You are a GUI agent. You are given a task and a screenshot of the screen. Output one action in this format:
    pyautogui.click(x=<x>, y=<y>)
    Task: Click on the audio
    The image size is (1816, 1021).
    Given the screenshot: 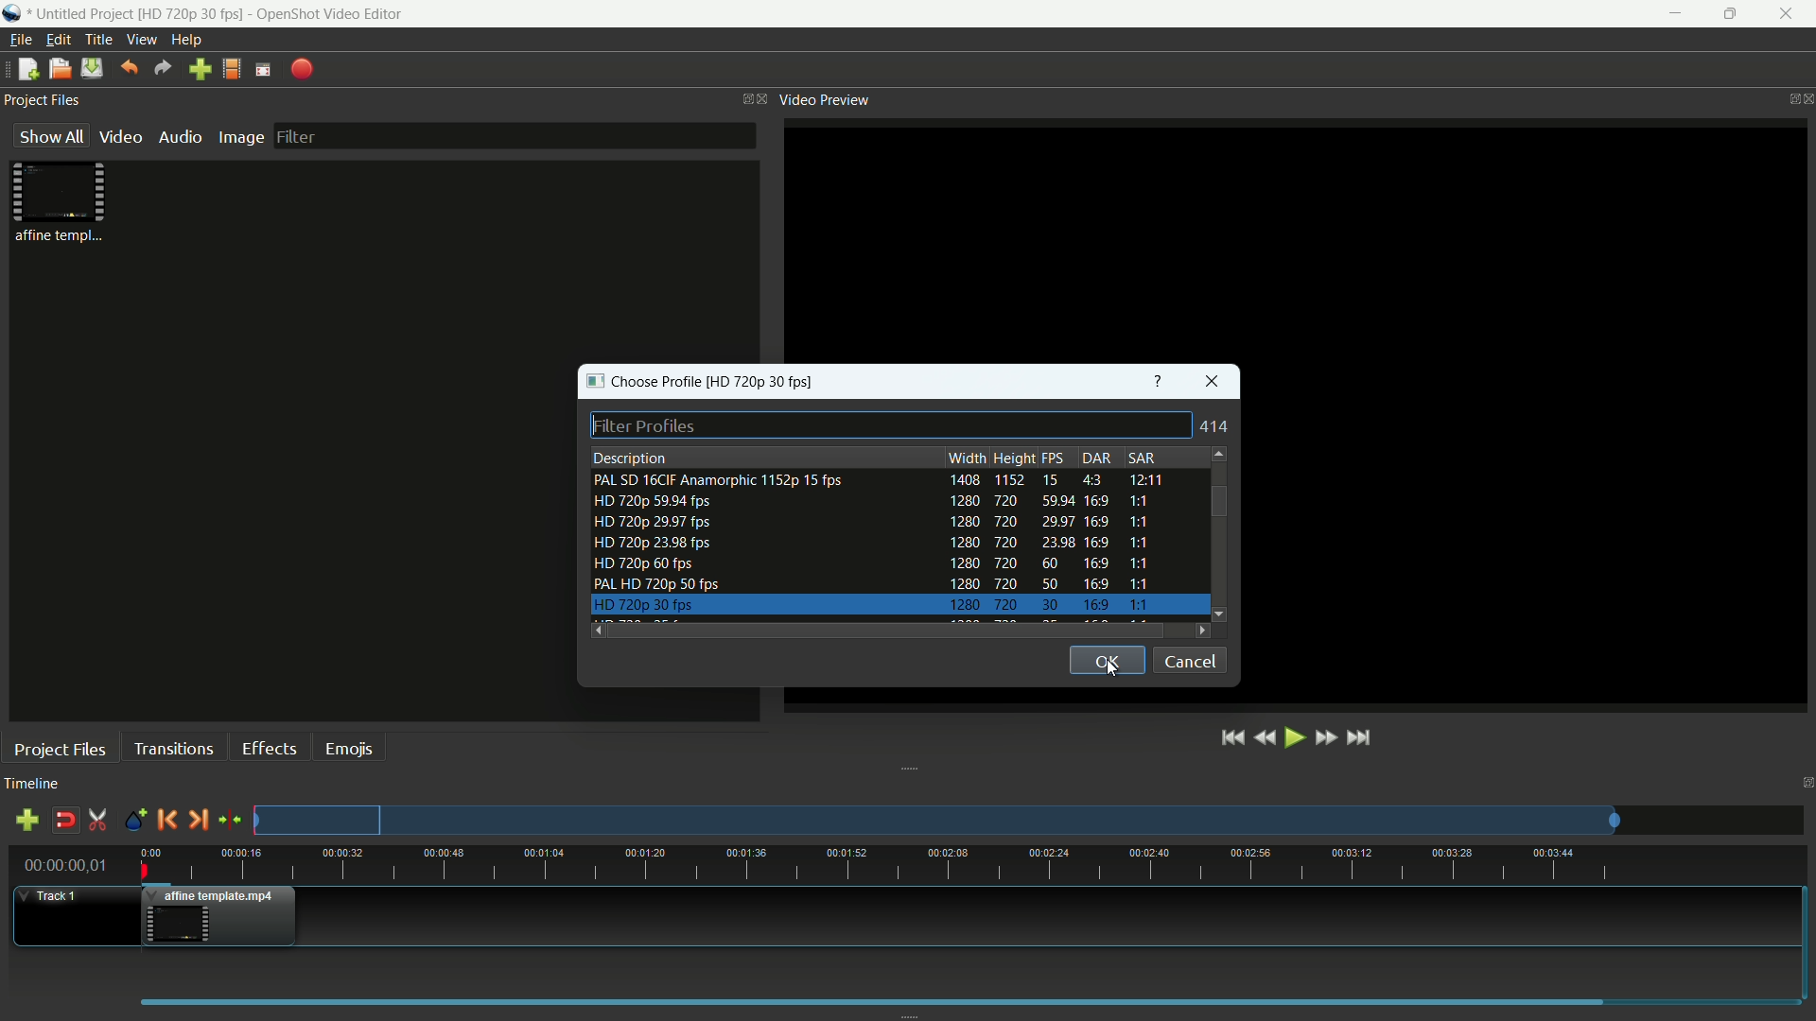 What is the action you would take?
    pyautogui.click(x=181, y=136)
    